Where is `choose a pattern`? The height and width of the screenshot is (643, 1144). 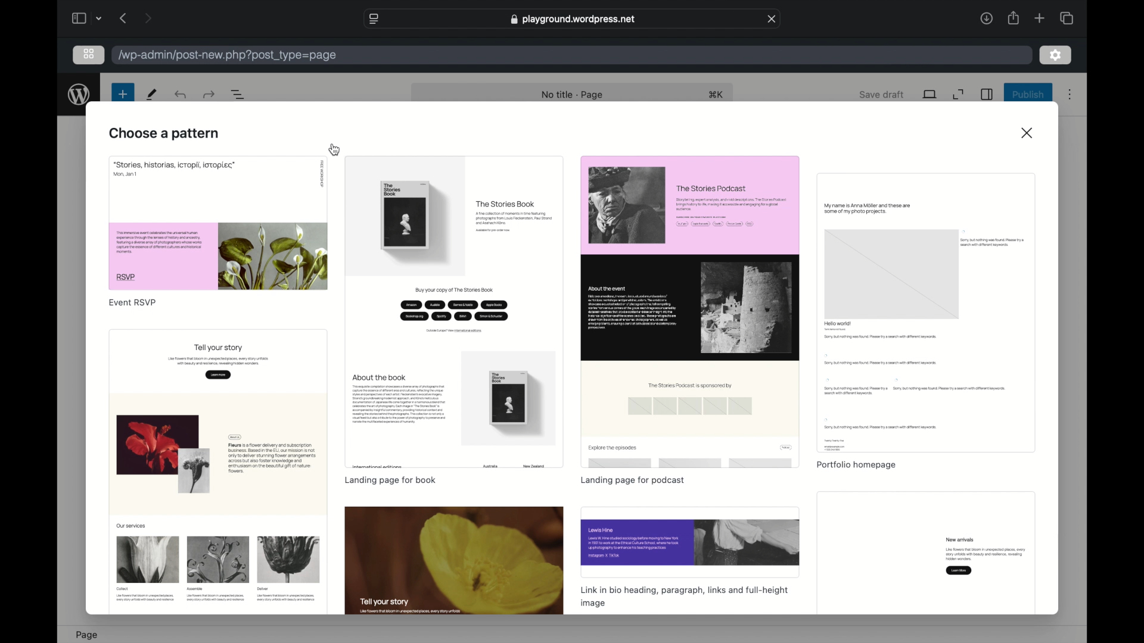
choose a pattern is located at coordinates (165, 134).